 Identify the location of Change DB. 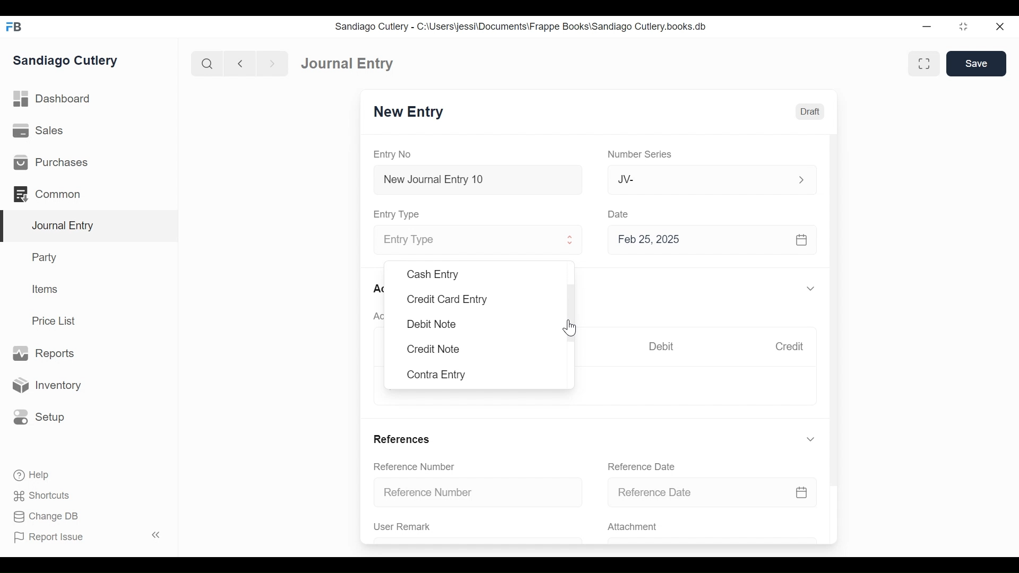
(42, 516).